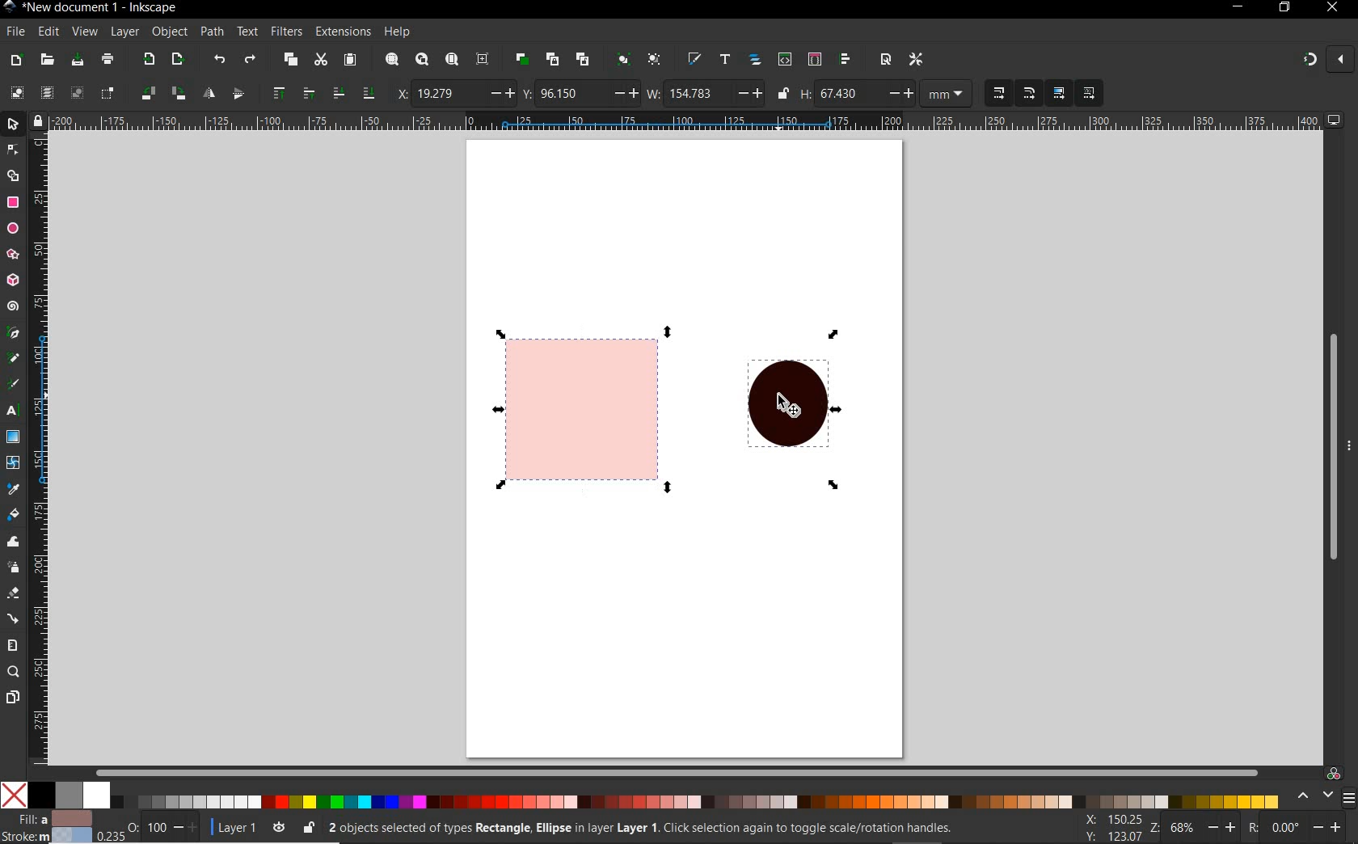 The image size is (1358, 844). What do you see at coordinates (1087, 94) in the screenshot?
I see `move pattern` at bounding box center [1087, 94].